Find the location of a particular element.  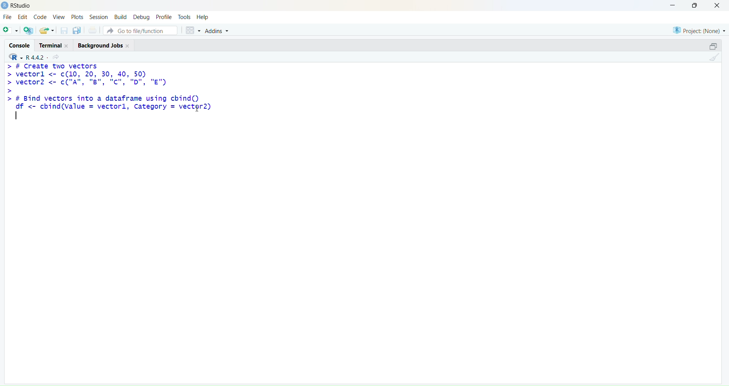

clear console is located at coordinates (714, 57).